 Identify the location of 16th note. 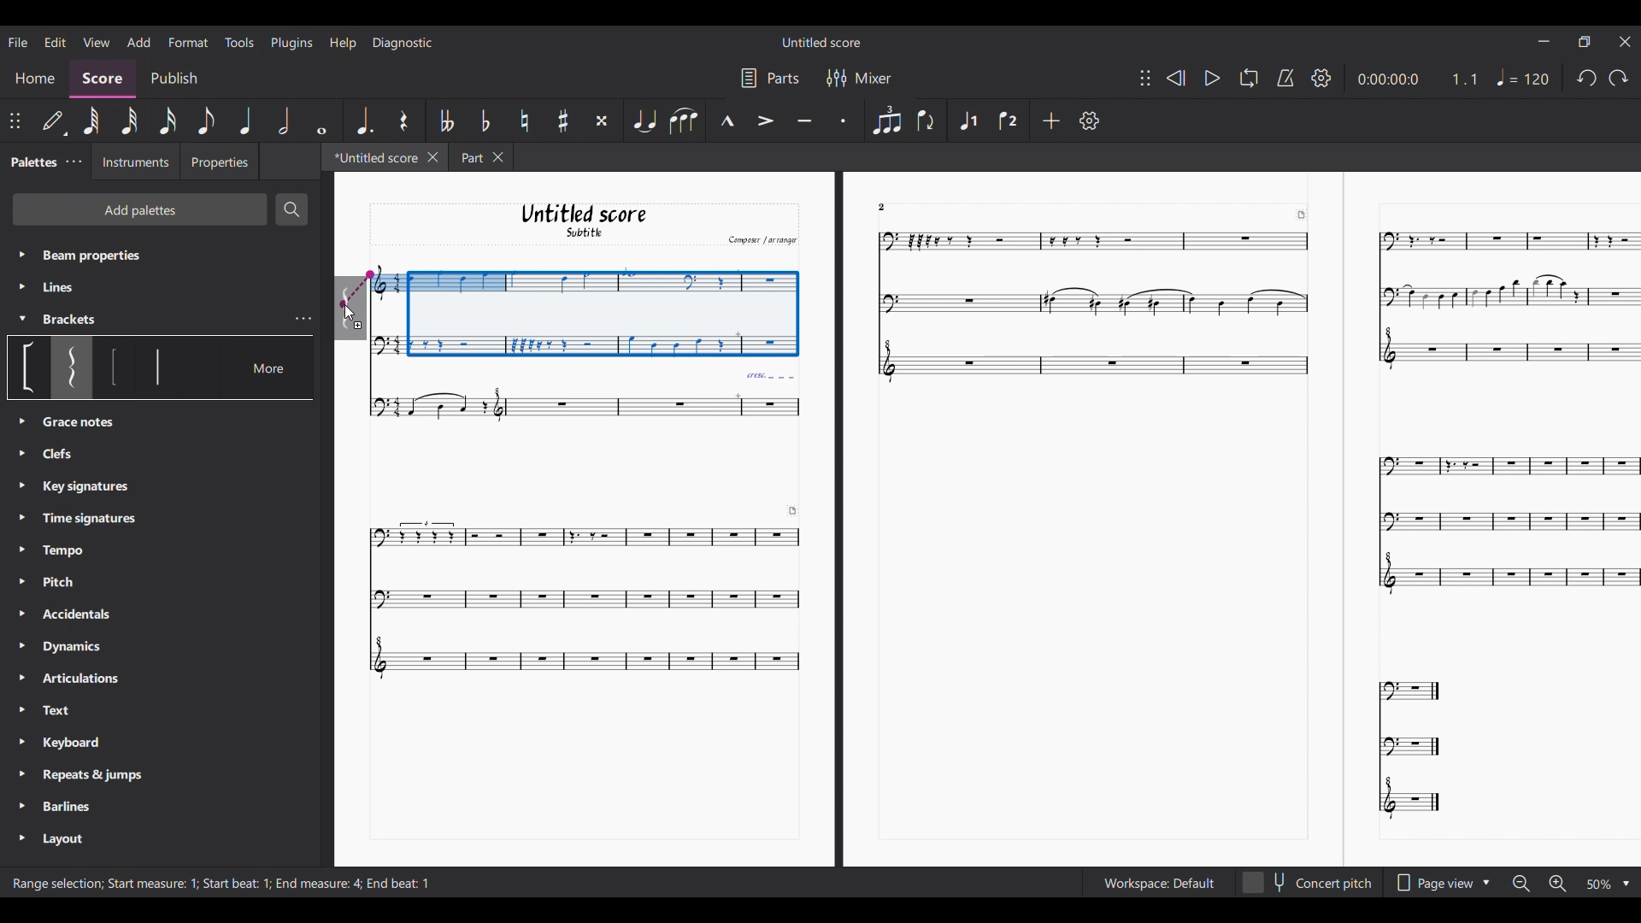
(168, 121).